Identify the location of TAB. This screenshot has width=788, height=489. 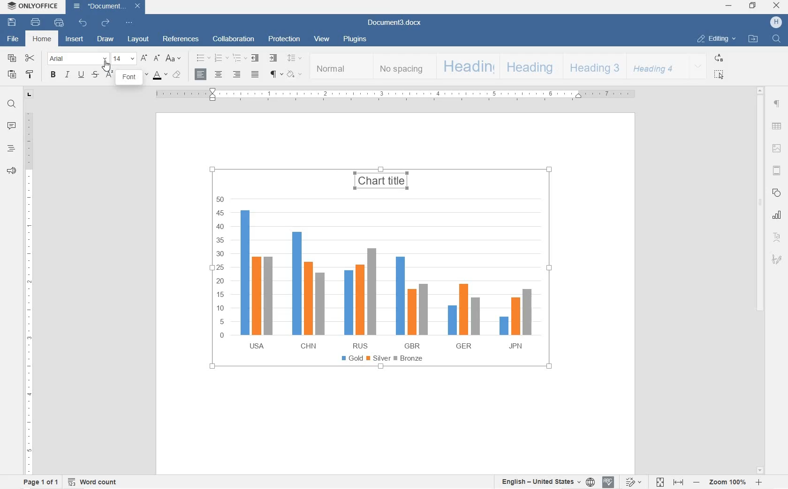
(30, 94).